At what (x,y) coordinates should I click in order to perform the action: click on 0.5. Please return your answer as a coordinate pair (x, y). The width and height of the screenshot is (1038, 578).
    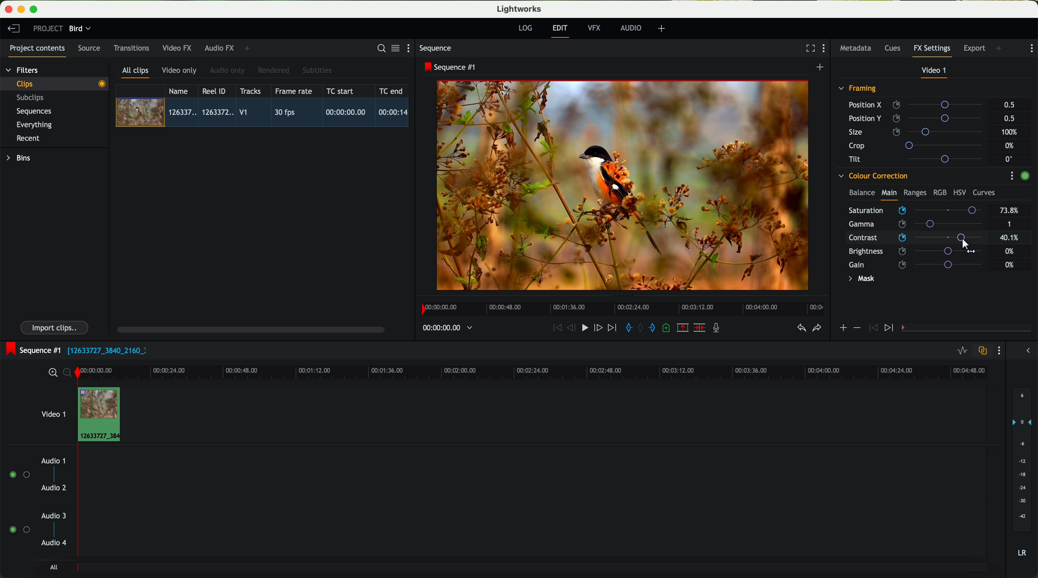
    Looking at the image, I should click on (1009, 105).